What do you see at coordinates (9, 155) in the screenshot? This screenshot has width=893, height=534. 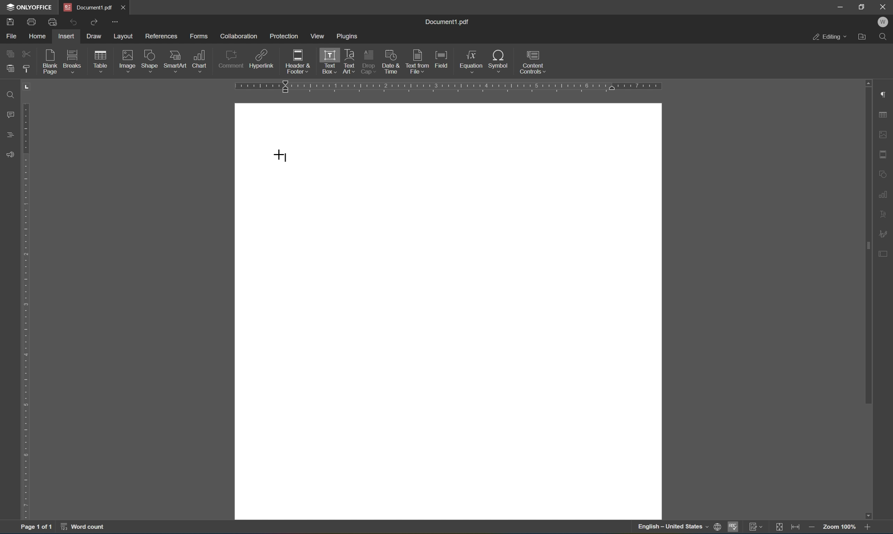 I see `Feedback and support` at bounding box center [9, 155].